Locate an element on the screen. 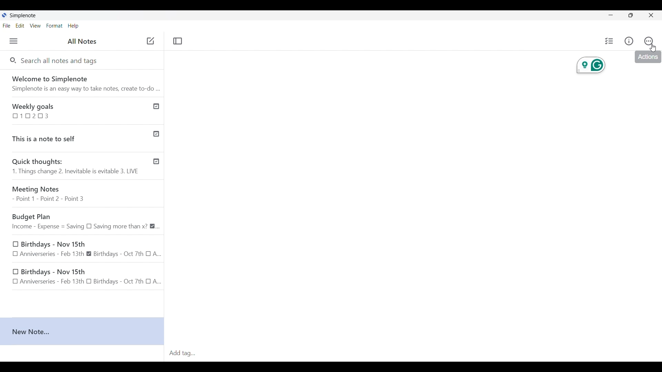 This screenshot has width=662, height=372. Title of left panel is located at coordinates (82, 41).